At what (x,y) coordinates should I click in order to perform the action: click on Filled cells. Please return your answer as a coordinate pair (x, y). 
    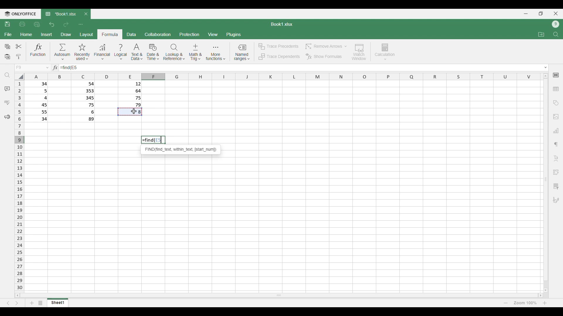
    Looking at the image, I should click on (38, 101).